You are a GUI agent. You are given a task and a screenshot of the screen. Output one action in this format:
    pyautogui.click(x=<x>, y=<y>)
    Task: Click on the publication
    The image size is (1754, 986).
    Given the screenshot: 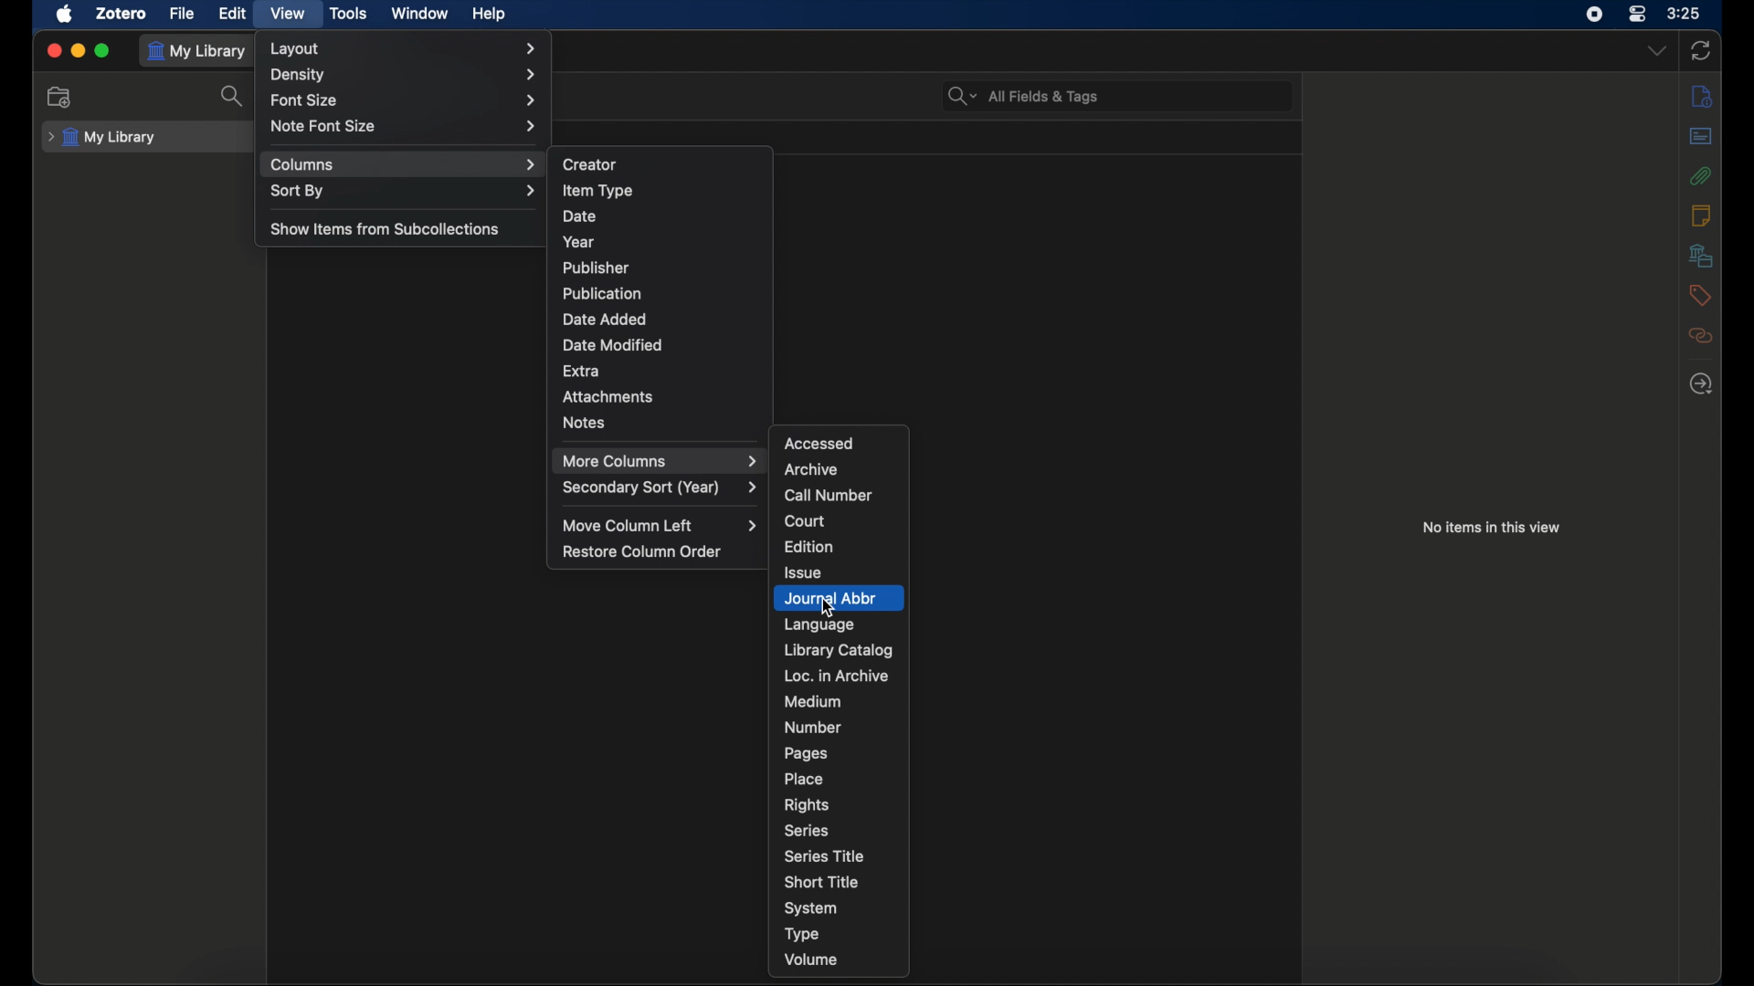 What is the action you would take?
    pyautogui.click(x=602, y=293)
    